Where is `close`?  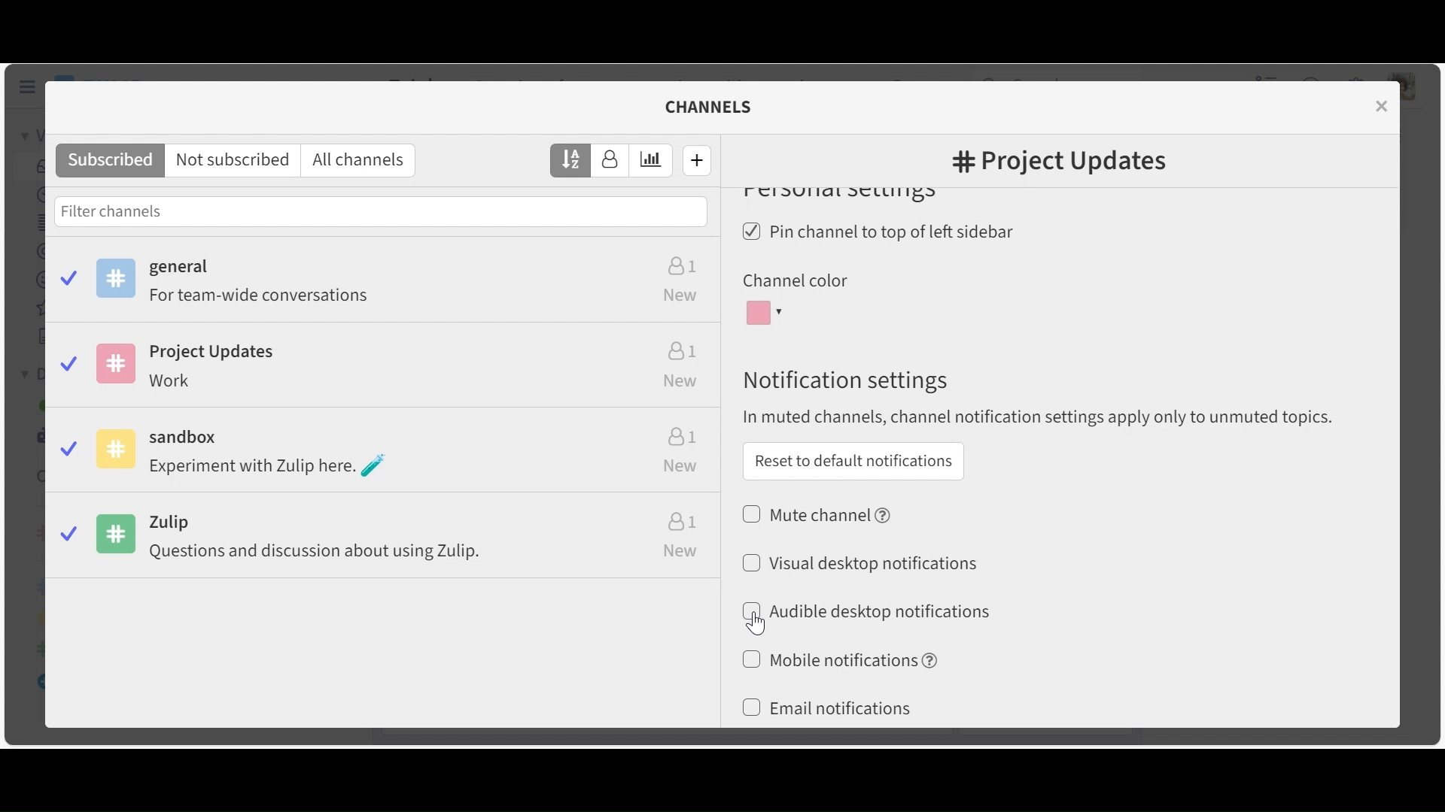
close is located at coordinates (1384, 105).